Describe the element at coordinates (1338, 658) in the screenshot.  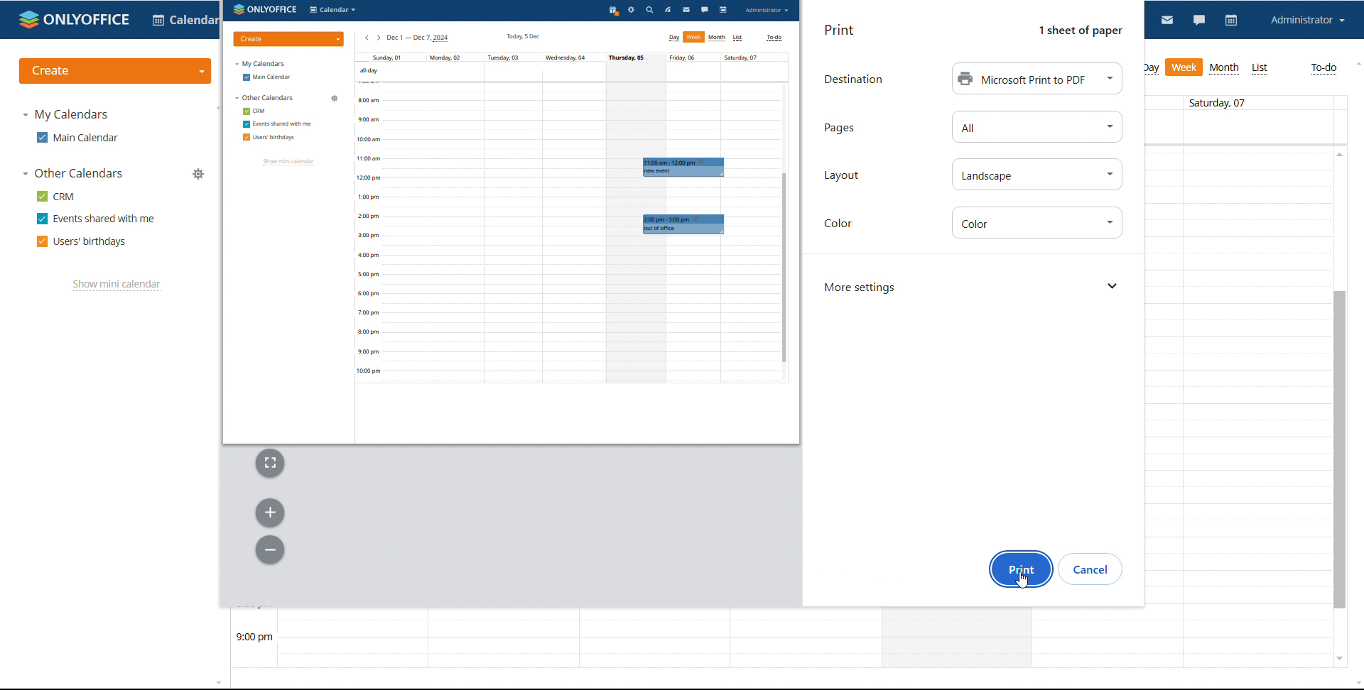
I see `scroll down` at that location.